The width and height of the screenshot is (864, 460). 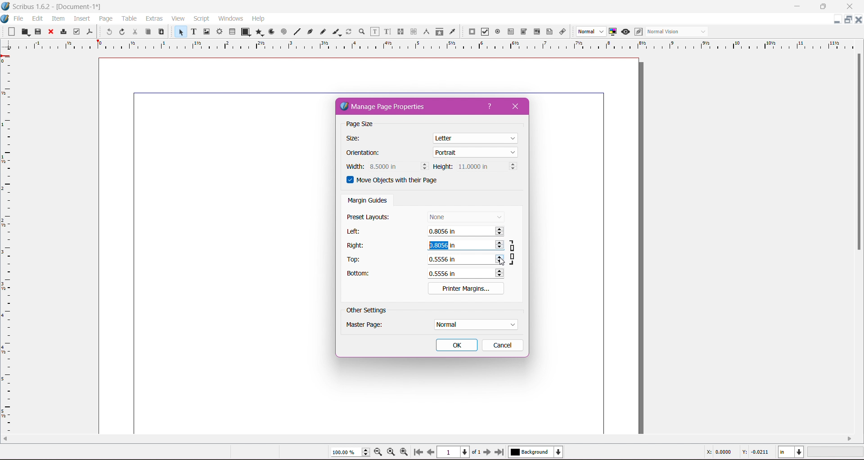 What do you see at coordinates (524, 32) in the screenshot?
I see `PDF Combo Box` at bounding box center [524, 32].